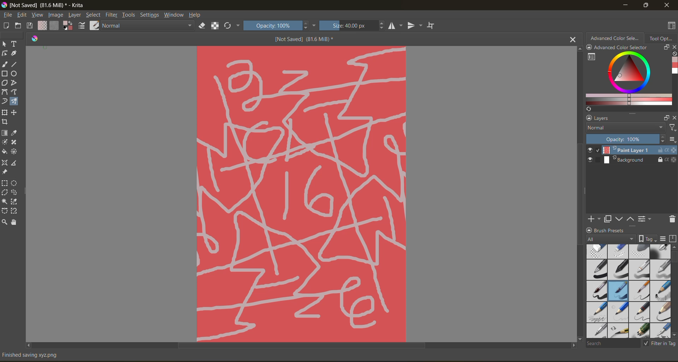  What do you see at coordinates (624, 5) in the screenshot?
I see `minimize` at bounding box center [624, 5].